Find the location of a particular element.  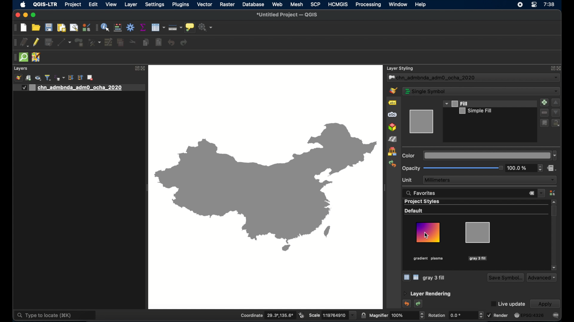

increment is located at coordinates (556, 103).